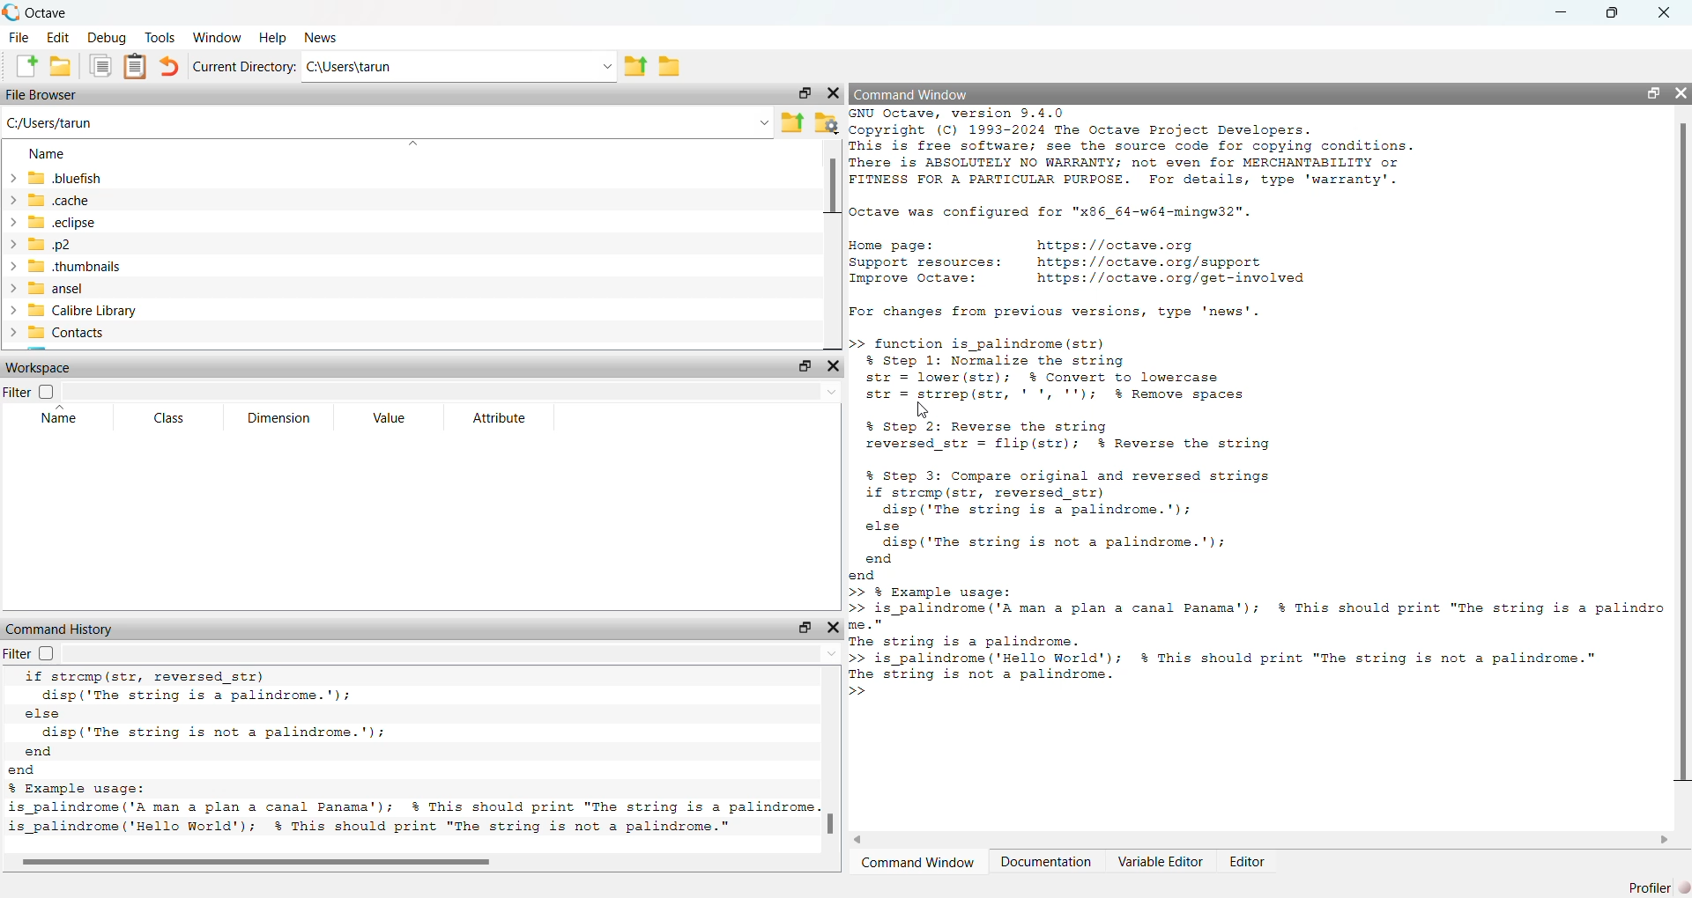 The image size is (1692, 898). I want to click on unlock widget, so click(806, 366).